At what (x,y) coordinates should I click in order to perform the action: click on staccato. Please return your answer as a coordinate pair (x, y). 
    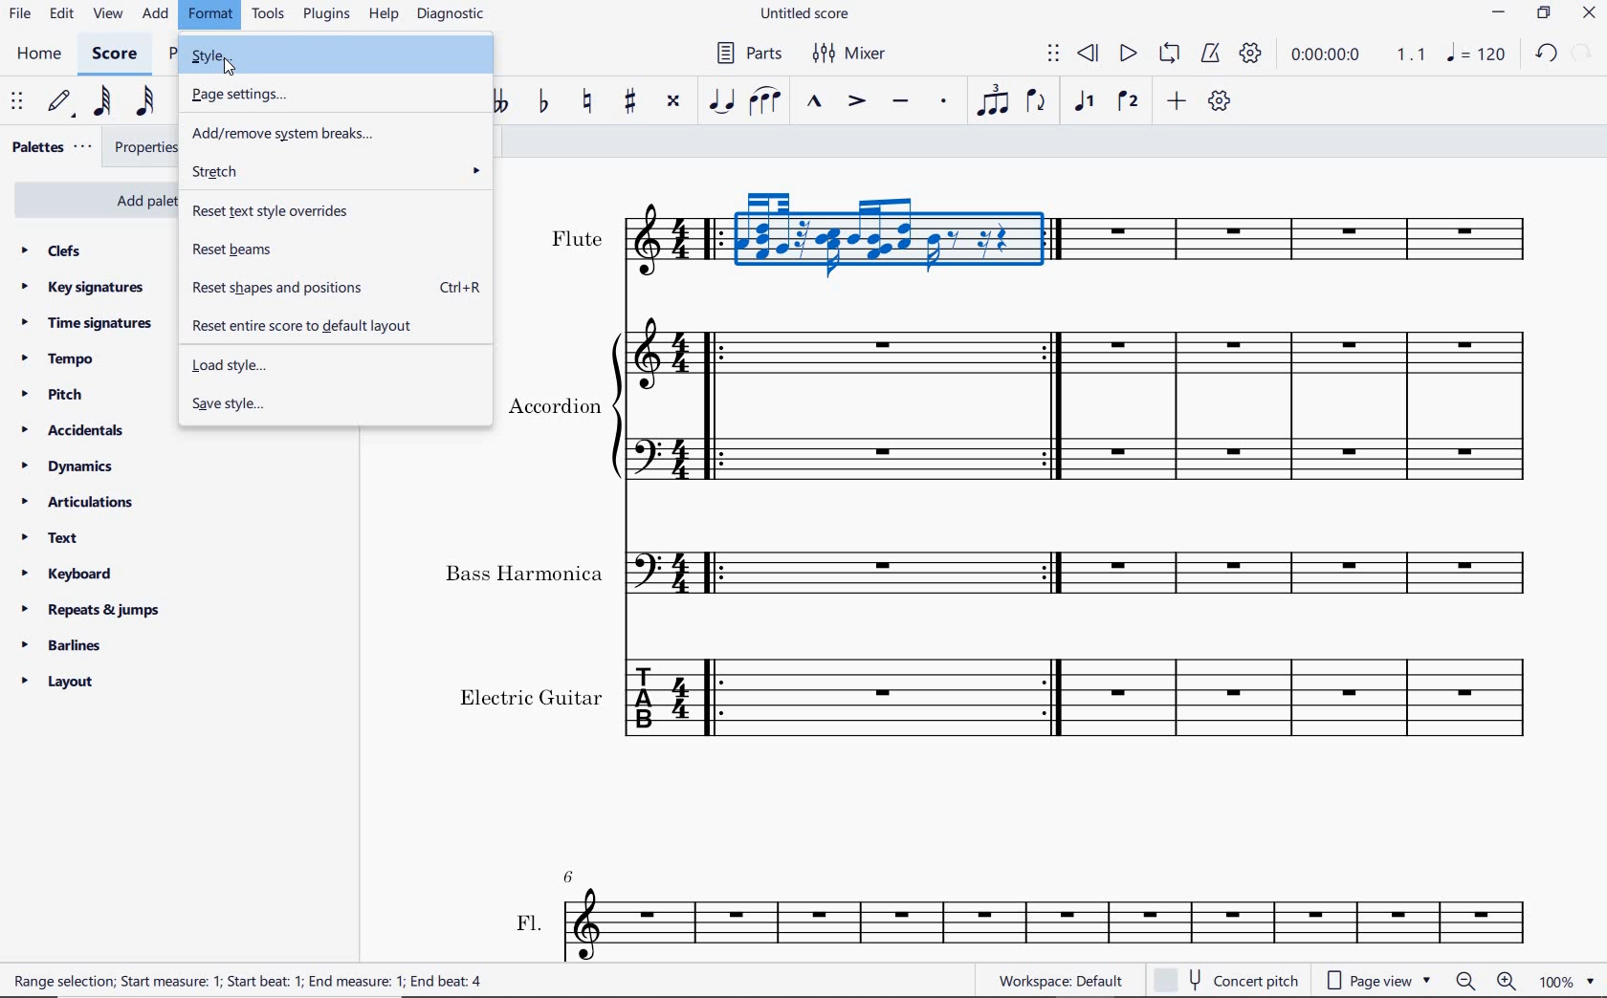
    Looking at the image, I should click on (945, 105).